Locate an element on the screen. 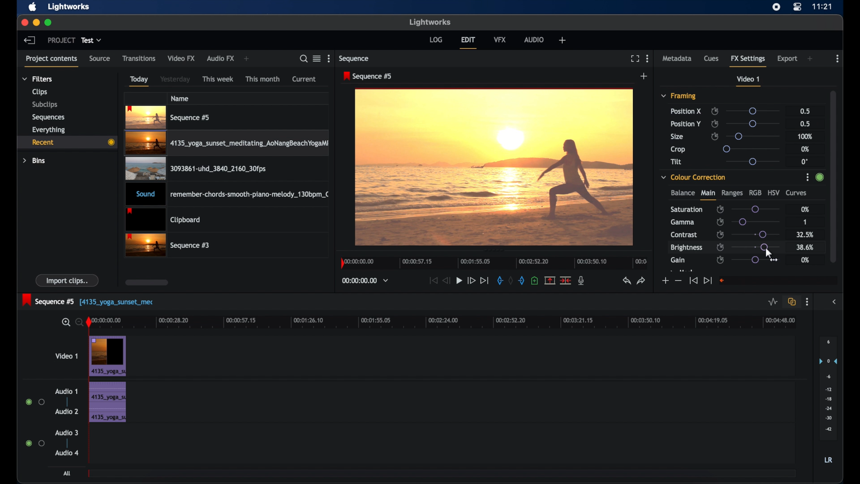 The image size is (860, 484). clips is located at coordinates (40, 92).